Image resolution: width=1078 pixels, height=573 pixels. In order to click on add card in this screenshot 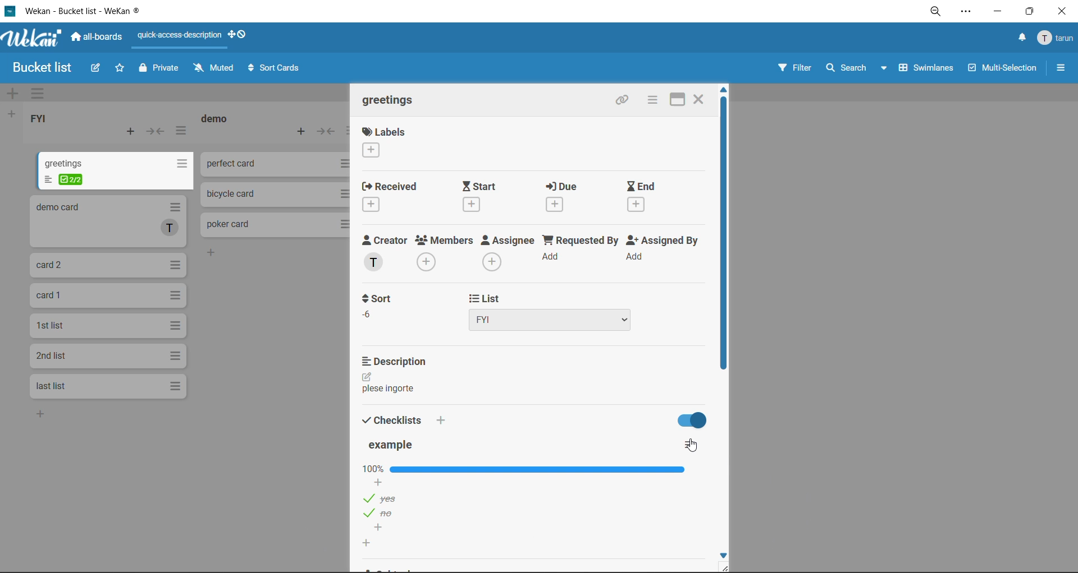, I will do `click(134, 132)`.